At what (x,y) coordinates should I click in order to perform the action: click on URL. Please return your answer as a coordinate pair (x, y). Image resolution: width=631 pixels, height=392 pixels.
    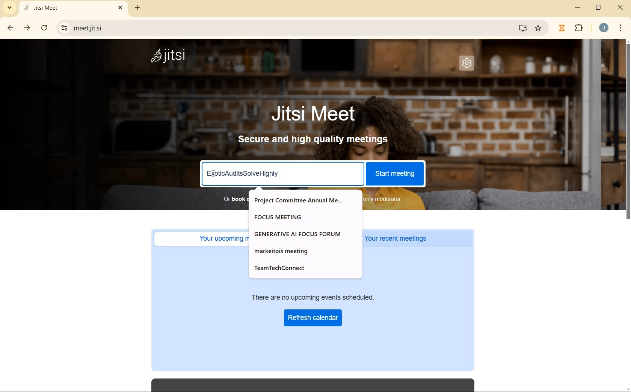
    Looking at the image, I should click on (290, 27).